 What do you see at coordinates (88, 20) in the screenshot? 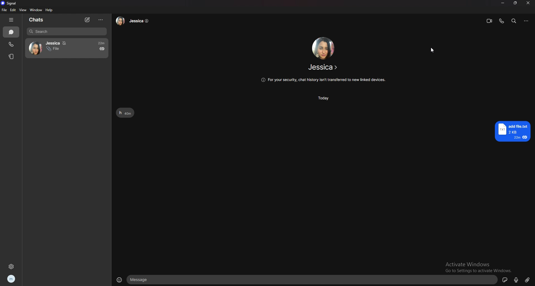
I see `new chat` at bounding box center [88, 20].